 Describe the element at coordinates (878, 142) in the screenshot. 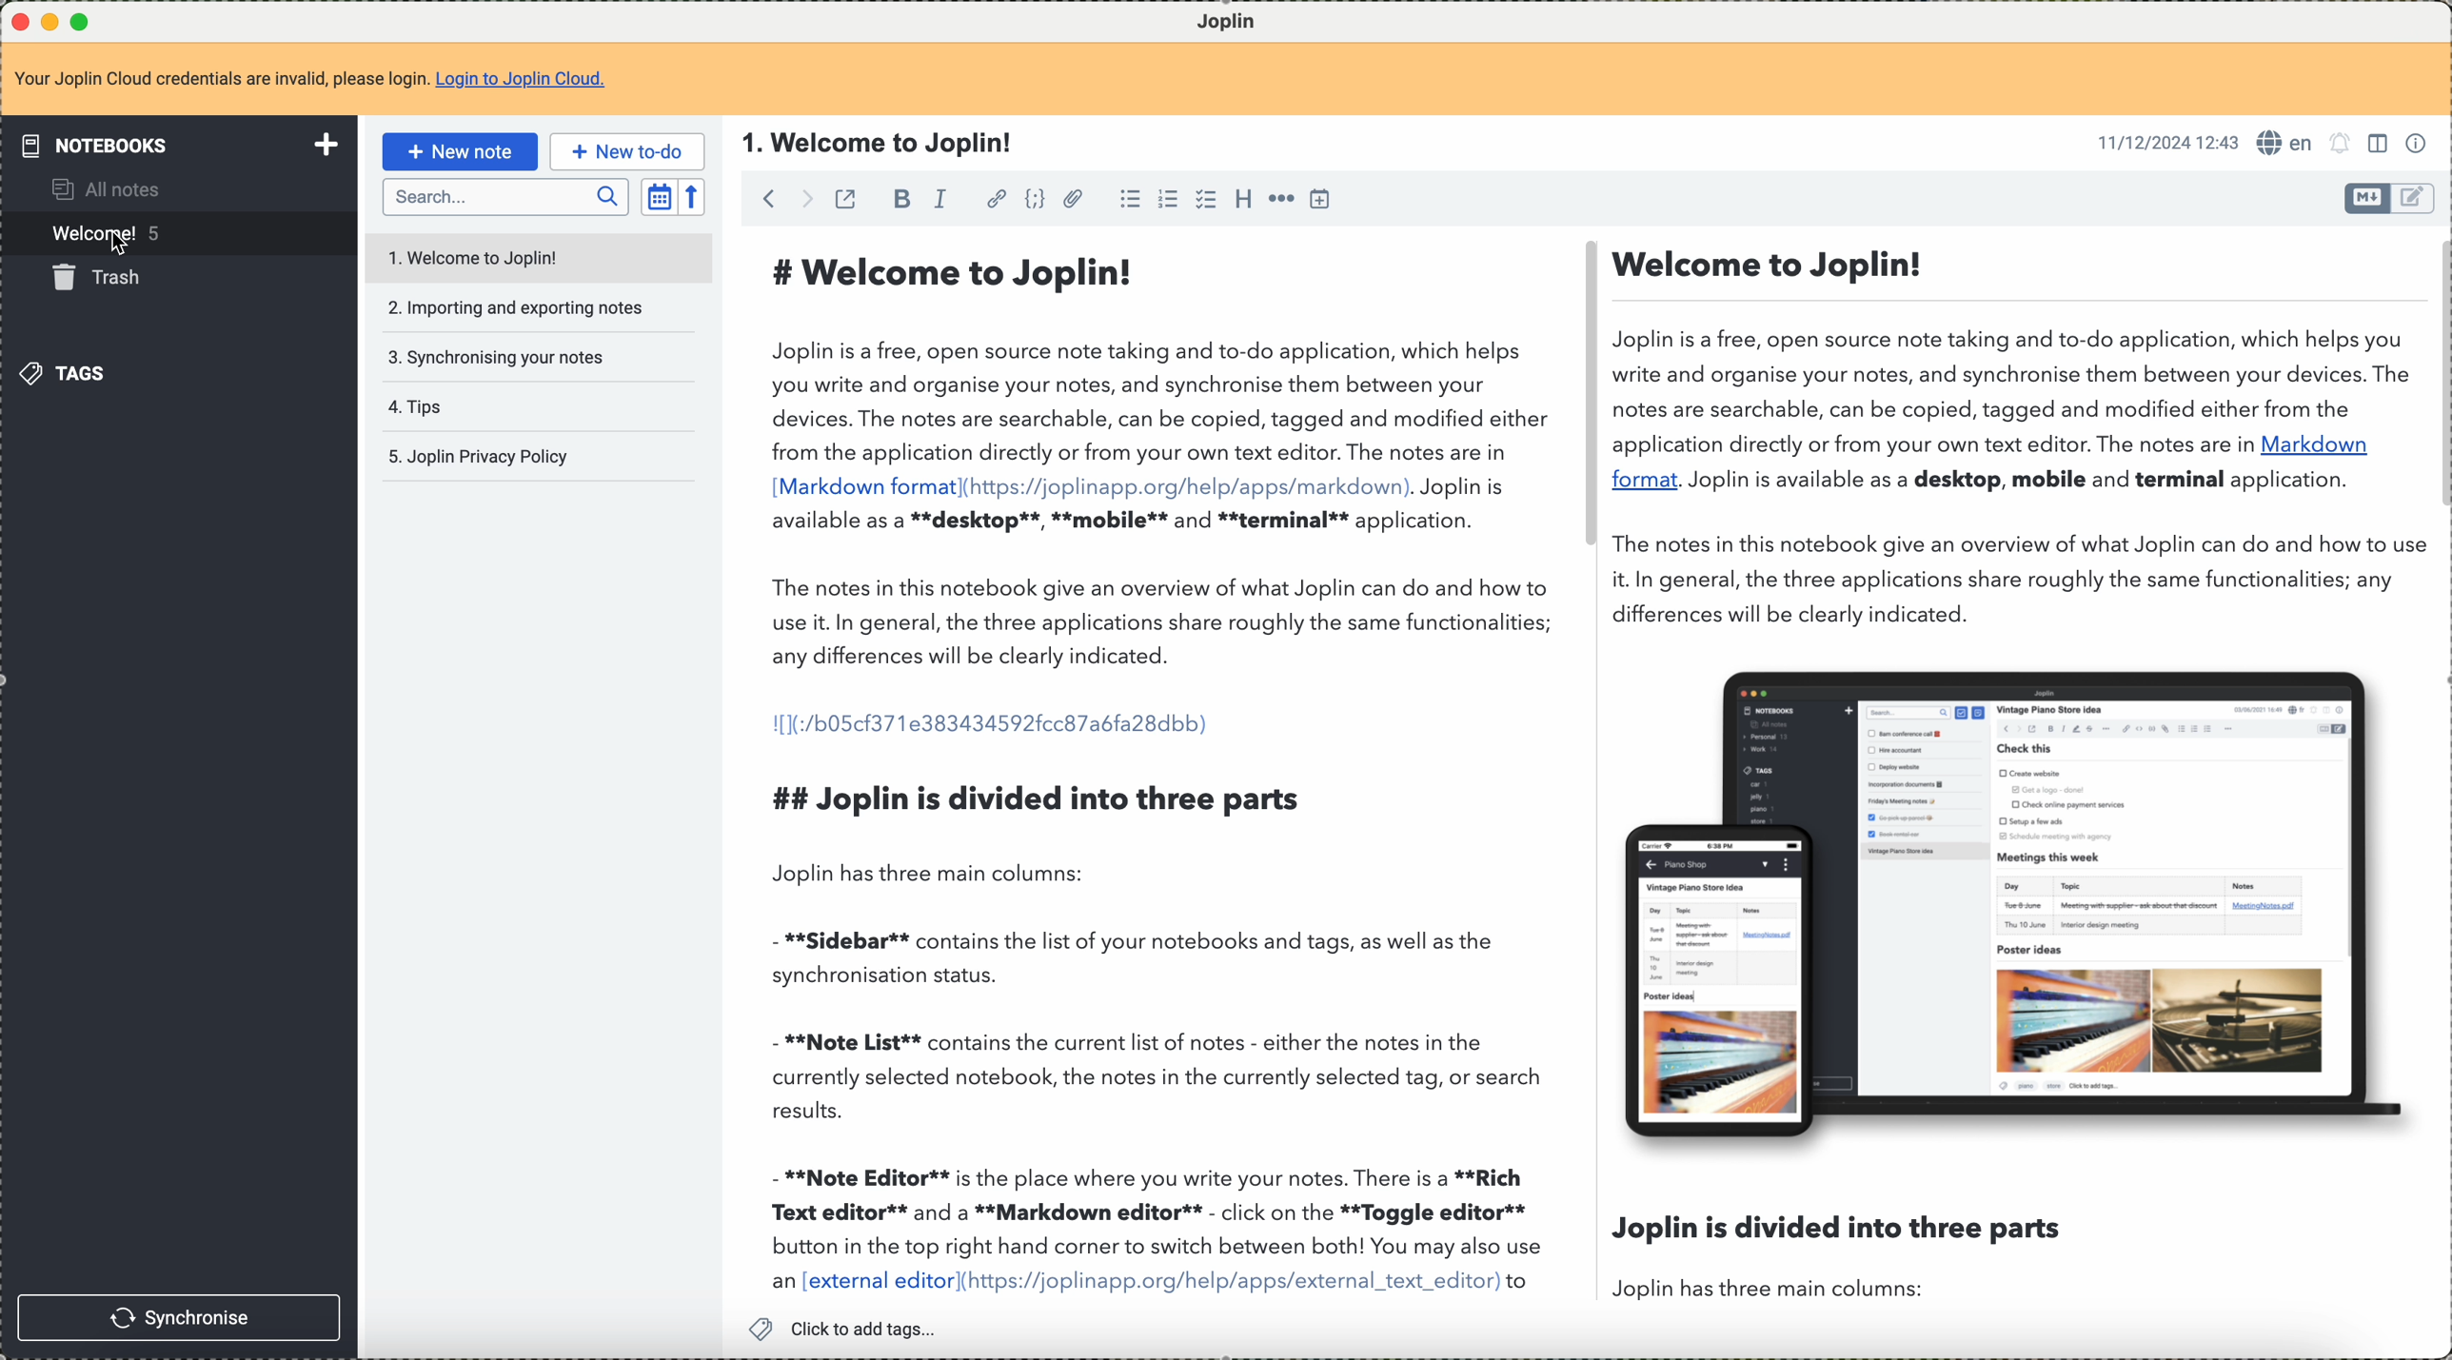

I see `1. Welcome to joplin!` at that location.